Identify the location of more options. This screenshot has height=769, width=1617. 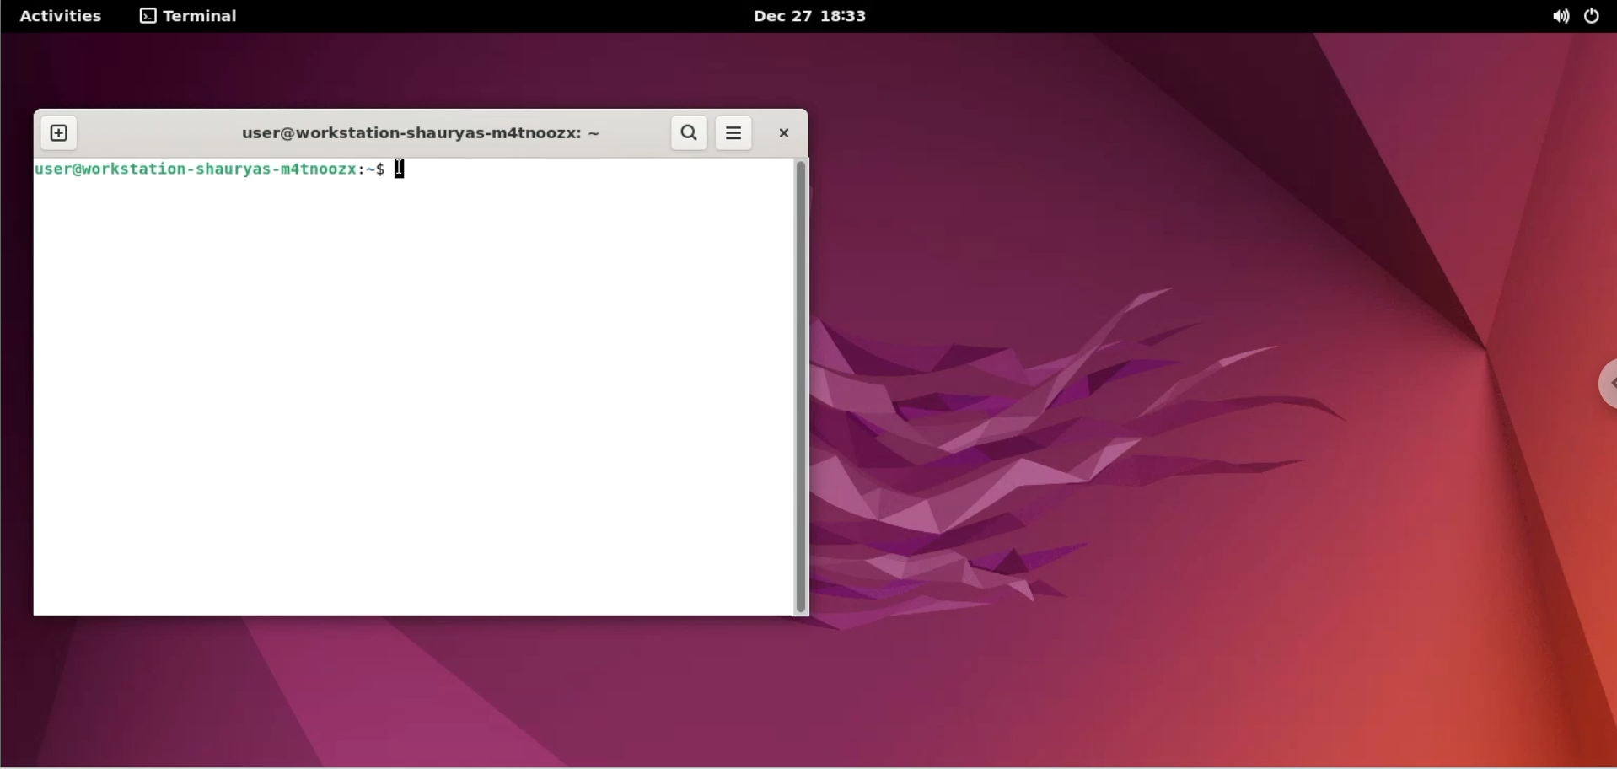
(739, 133).